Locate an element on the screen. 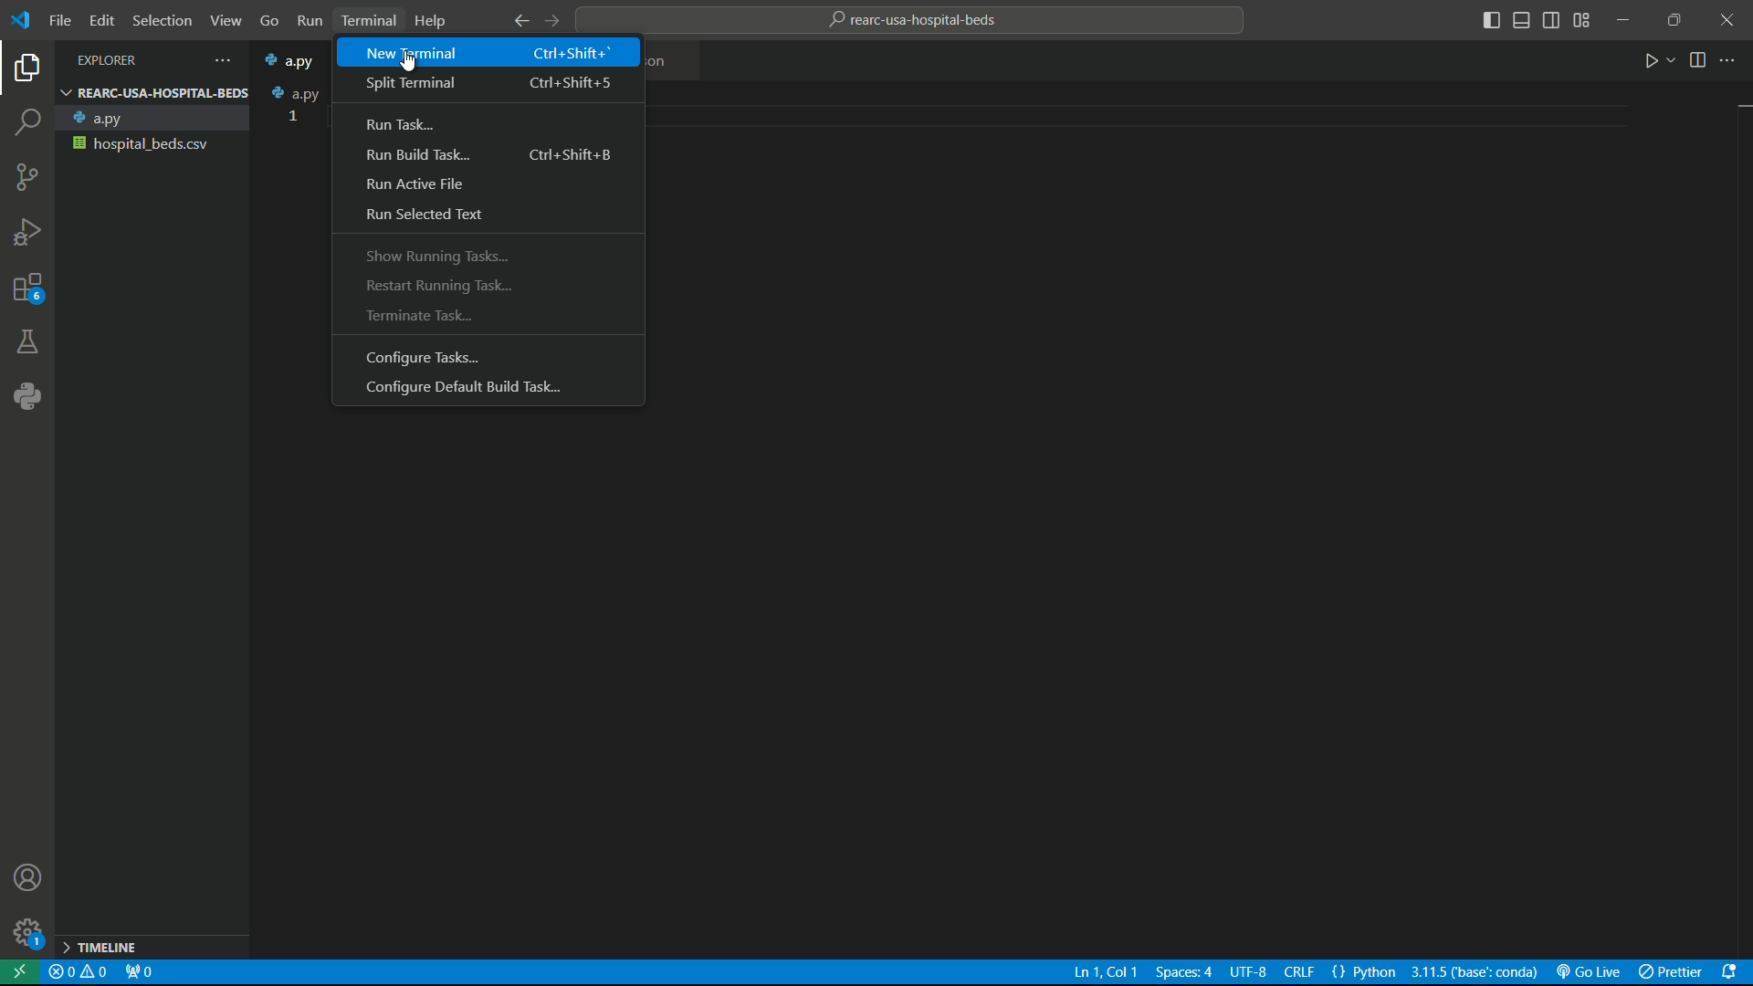  configure tasks is located at coordinates (488, 356).